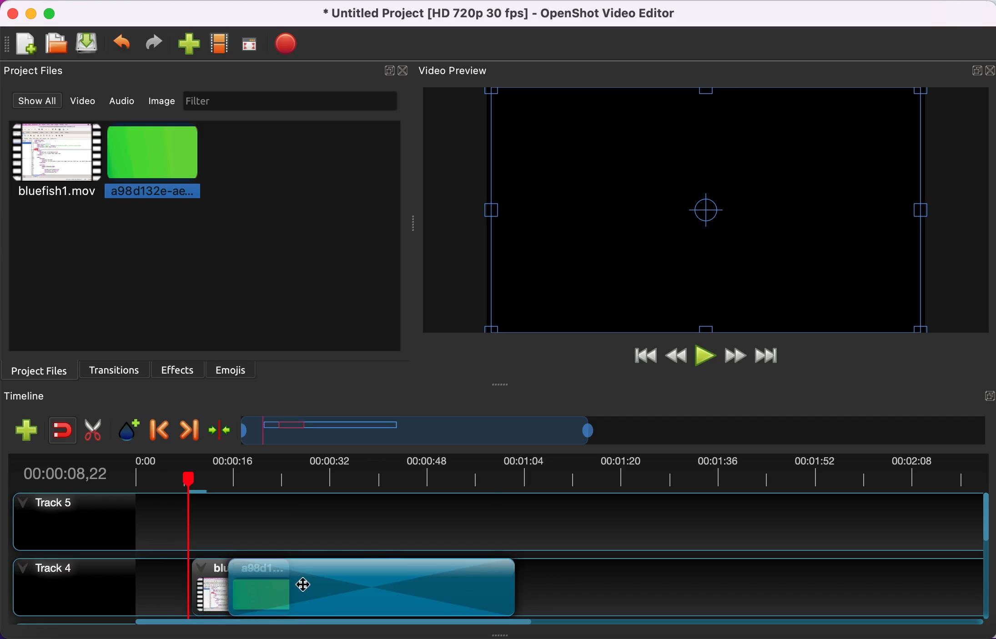  Describe the element at coordinates (30, 13) in the screenshot. I see `minimize` at that location.